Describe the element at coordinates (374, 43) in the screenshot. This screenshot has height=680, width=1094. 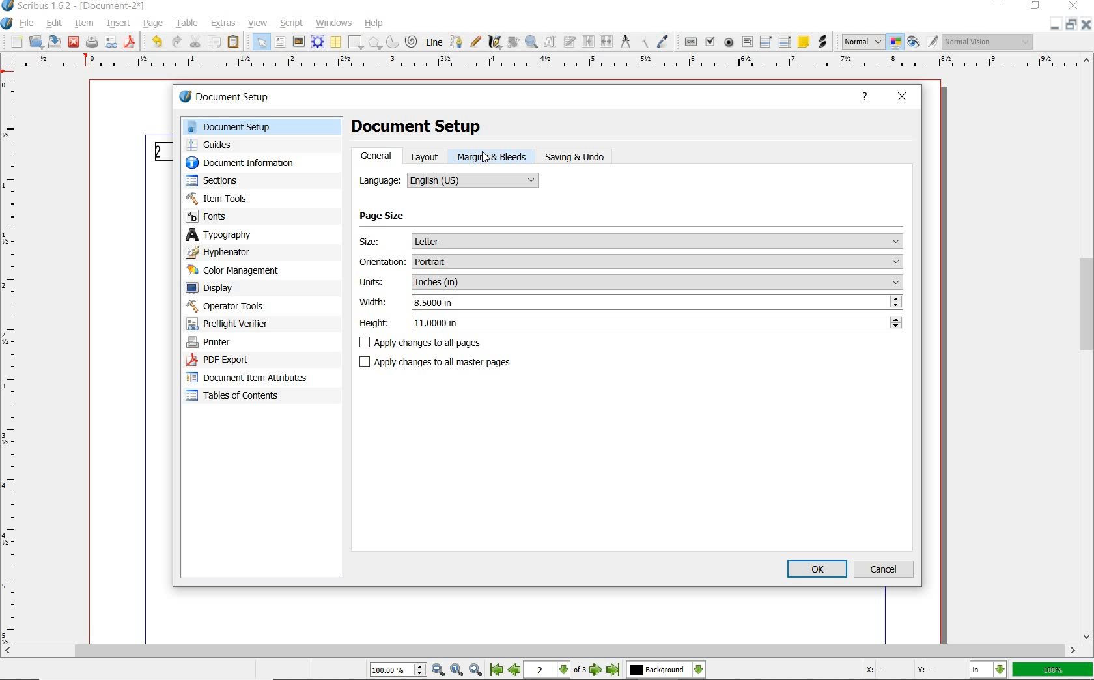
I see `polygon` at that location.